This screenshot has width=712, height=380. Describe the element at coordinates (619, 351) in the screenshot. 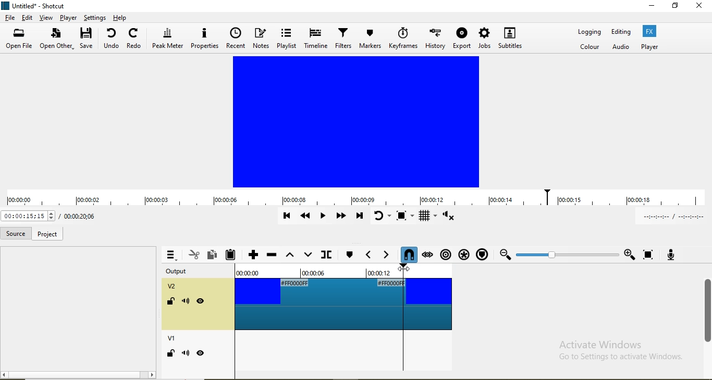

I see `Activate Windows
Go to Settings to activate Windows.` at that location.